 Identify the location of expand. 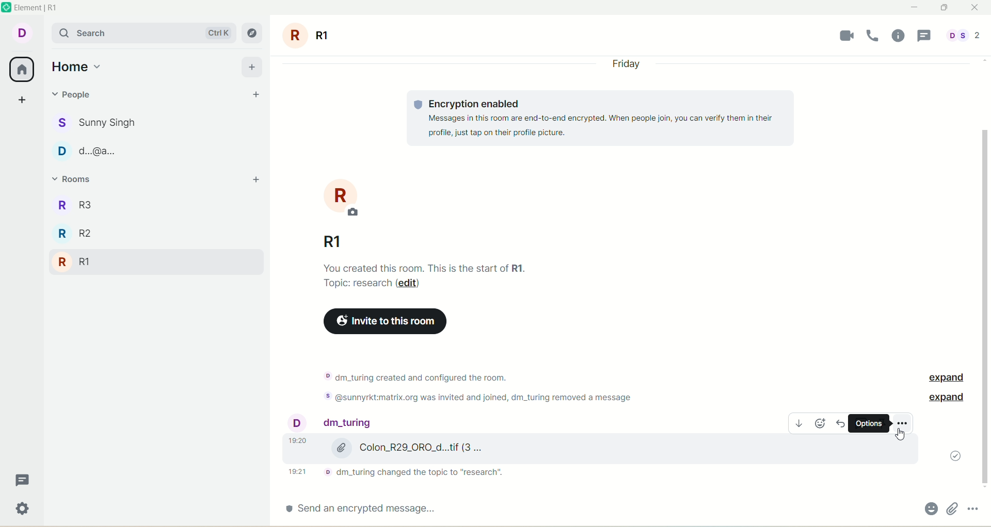
(942, 378).